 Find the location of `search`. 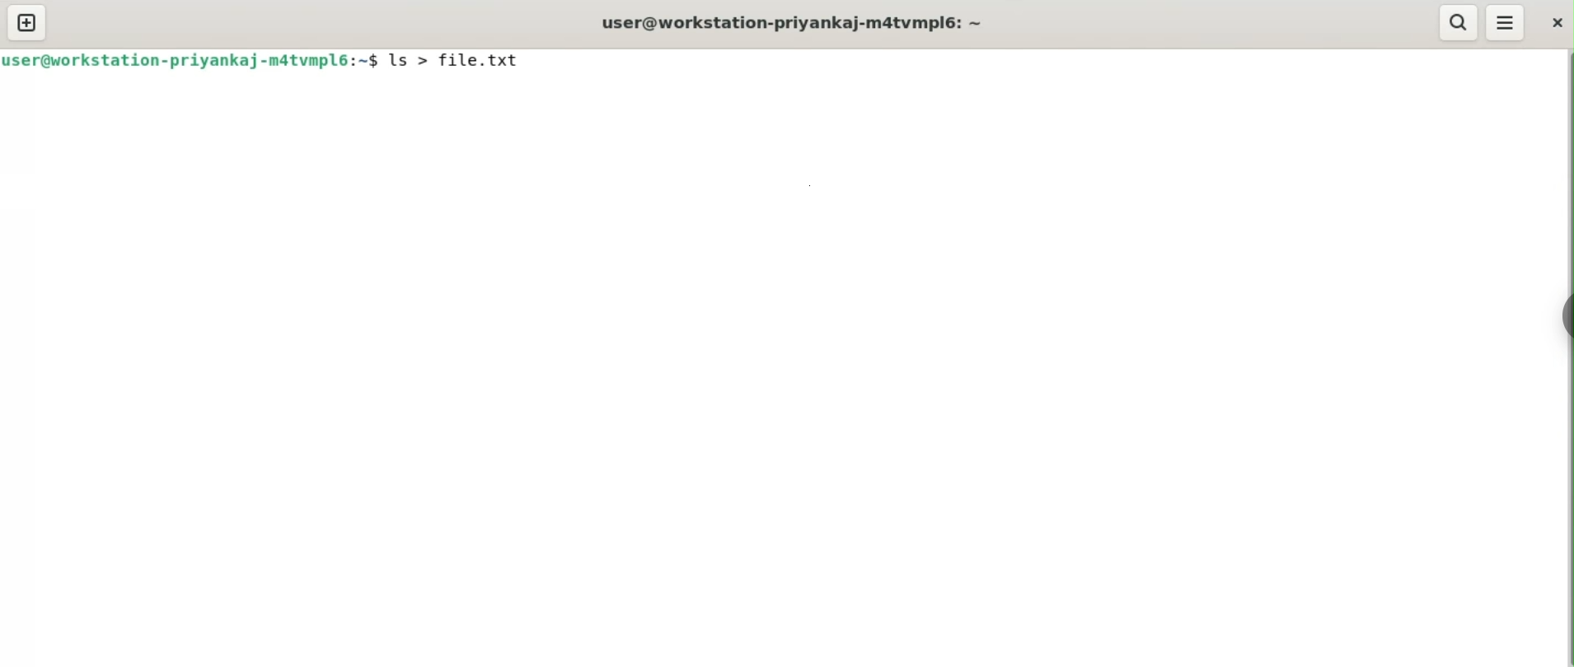

search is located at coordinates (1459, 22).